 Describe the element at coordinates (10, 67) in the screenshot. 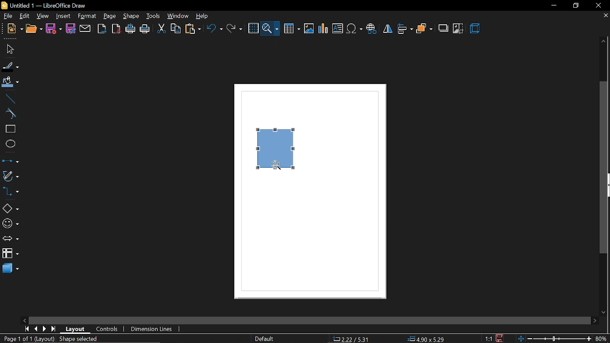

I see `fill line` at that location.